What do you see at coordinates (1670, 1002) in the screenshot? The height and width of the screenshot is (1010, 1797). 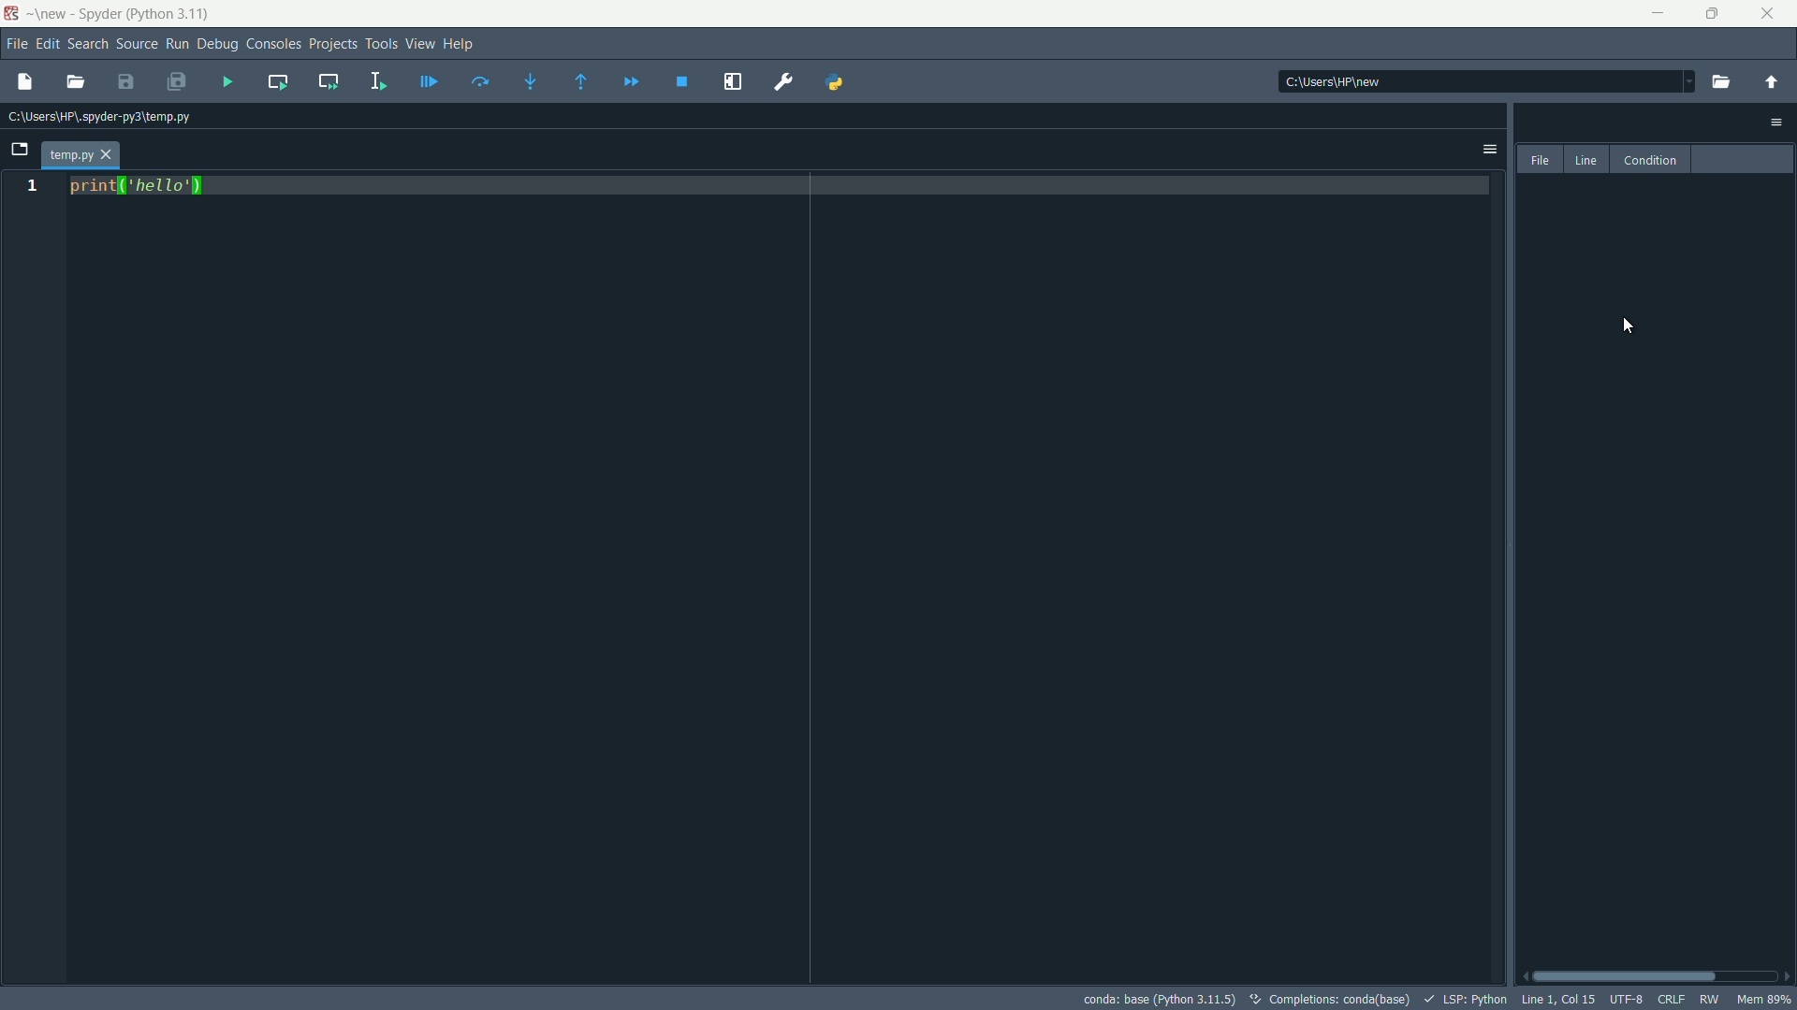 I see `file eol status` at bounding box center [1670, 1002].